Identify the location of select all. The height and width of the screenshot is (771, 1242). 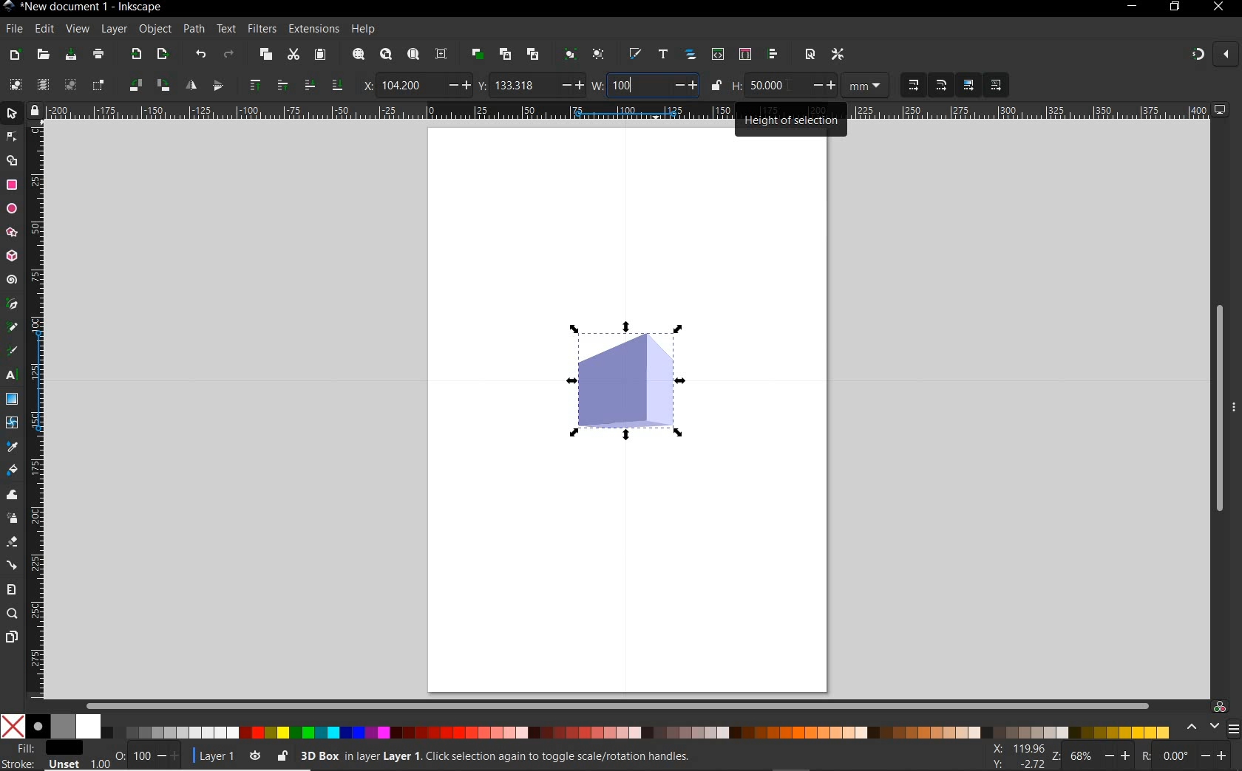
(16, 83).